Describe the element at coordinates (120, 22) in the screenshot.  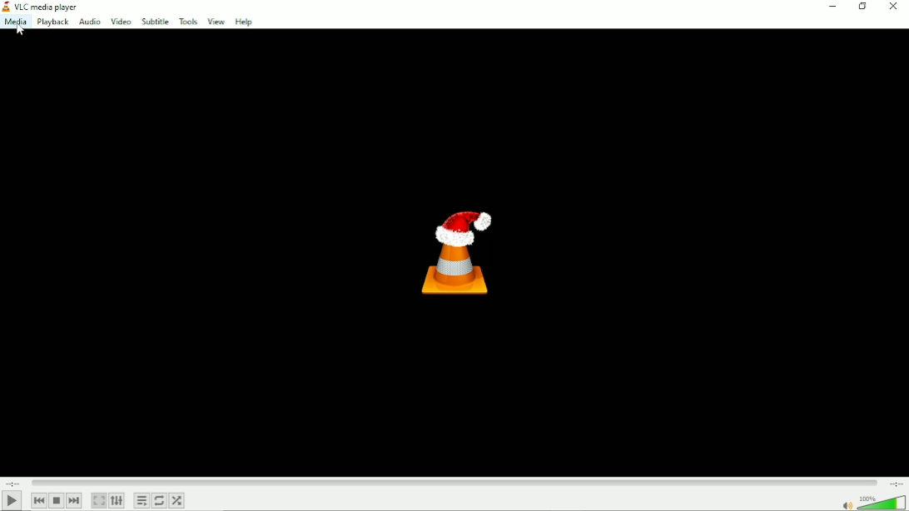
I see `Video` at that location.